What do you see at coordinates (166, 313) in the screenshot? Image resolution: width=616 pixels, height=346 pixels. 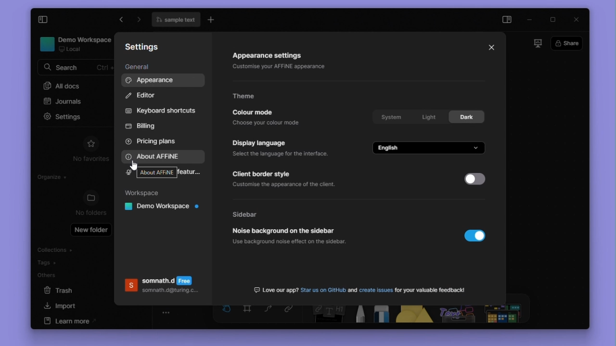 I see `toogle zoom bar` at bounding box center [166, 313].